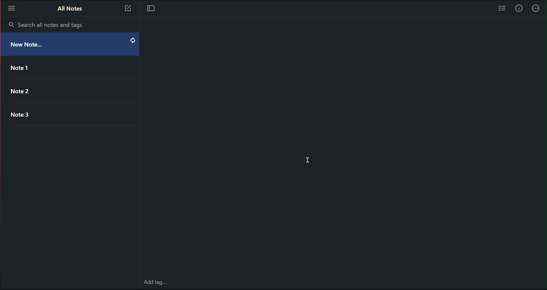 The image size is (547, 290). I want to click on Info, so click(519, 8).